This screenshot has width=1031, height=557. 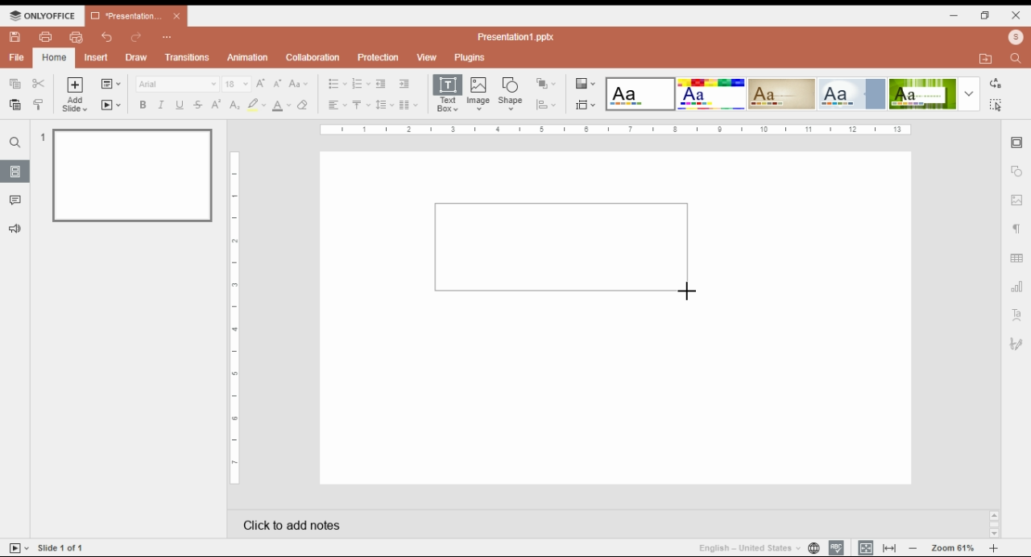 What do you see at coordinates (14, 142) in the screenshot?
I see `find` at bounding box center [14, 142].